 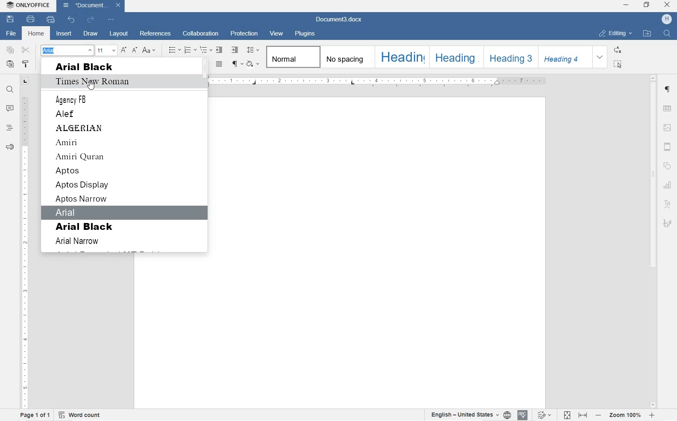 I want to click on HP, so click(x=666, y=19).